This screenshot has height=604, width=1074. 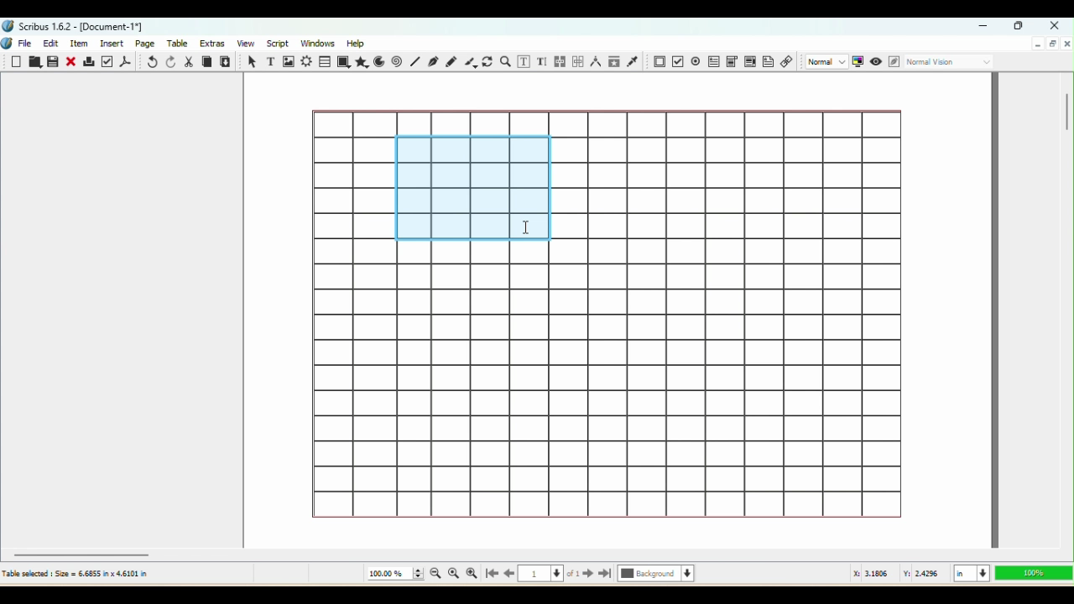 I want to click on Paste, so click(x=227, y=61).